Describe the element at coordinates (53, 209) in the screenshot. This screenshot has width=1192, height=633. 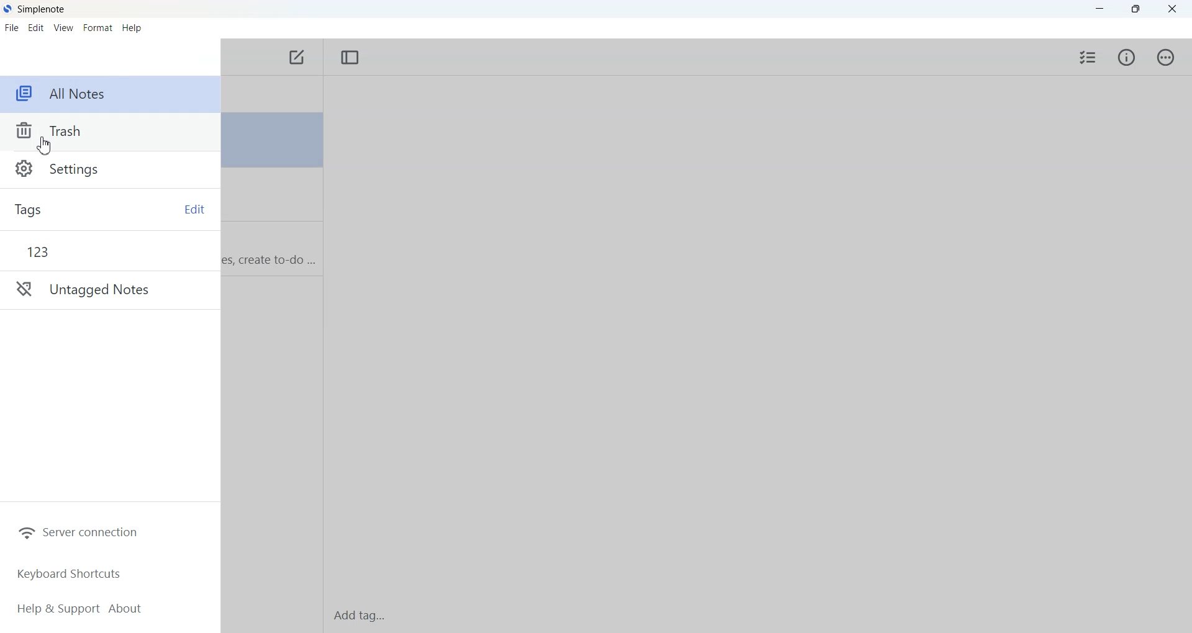
I see `Tags` at that location.